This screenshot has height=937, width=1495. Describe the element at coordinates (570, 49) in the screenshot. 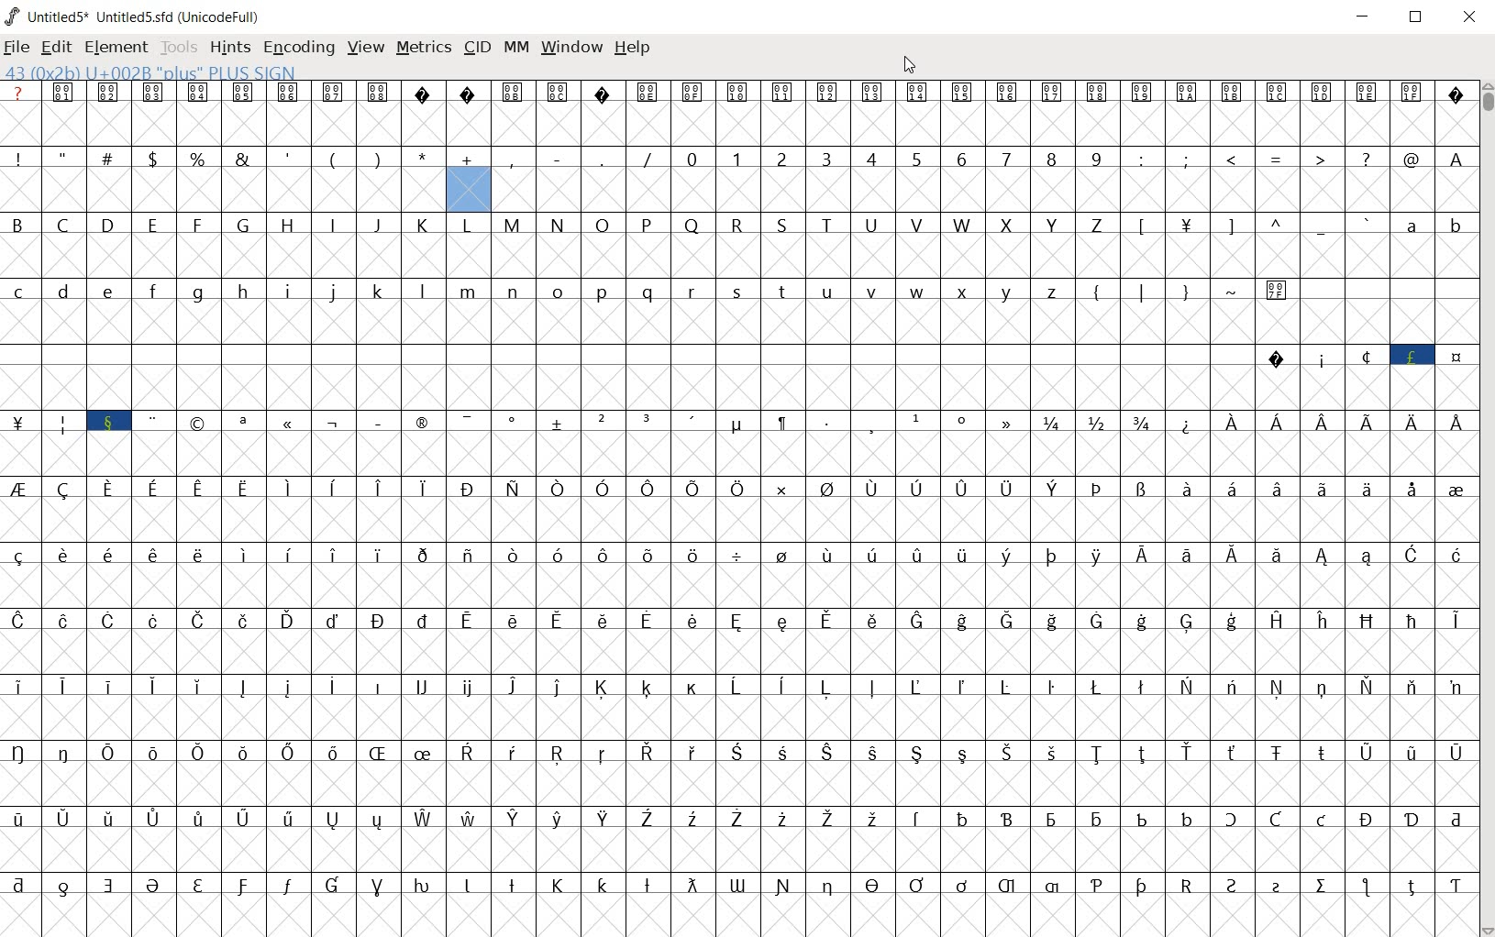

I see `window` at that location.